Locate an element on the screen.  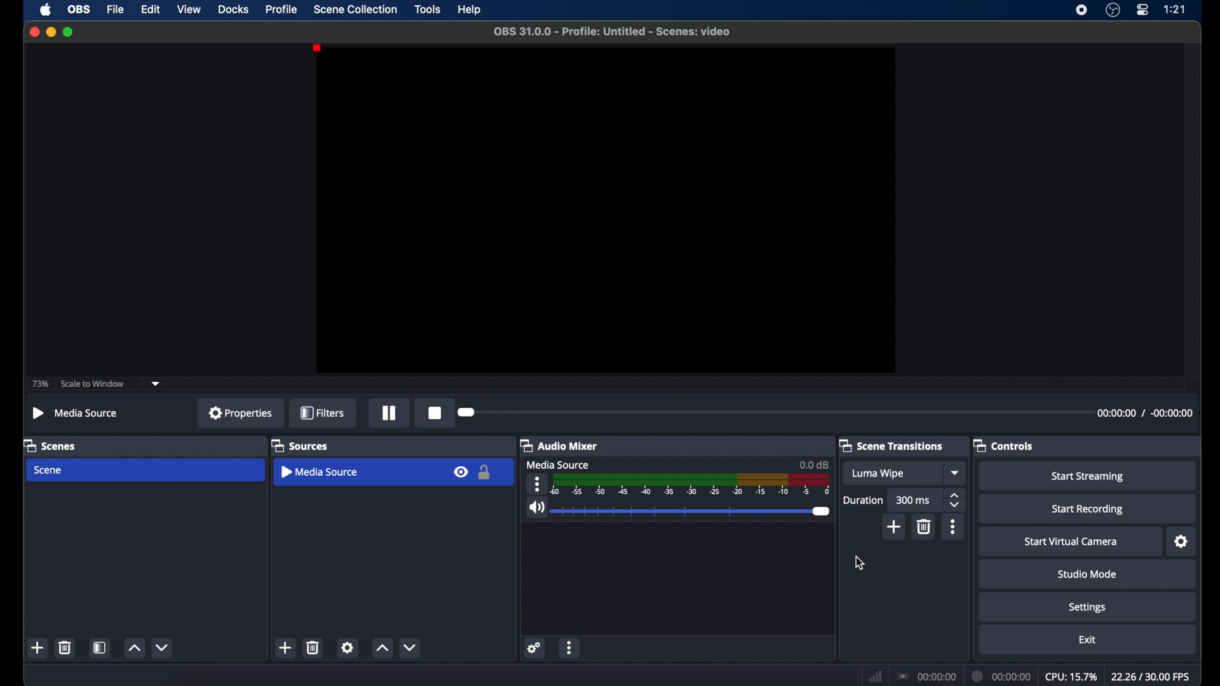
help is located at coordinates (470, 11).